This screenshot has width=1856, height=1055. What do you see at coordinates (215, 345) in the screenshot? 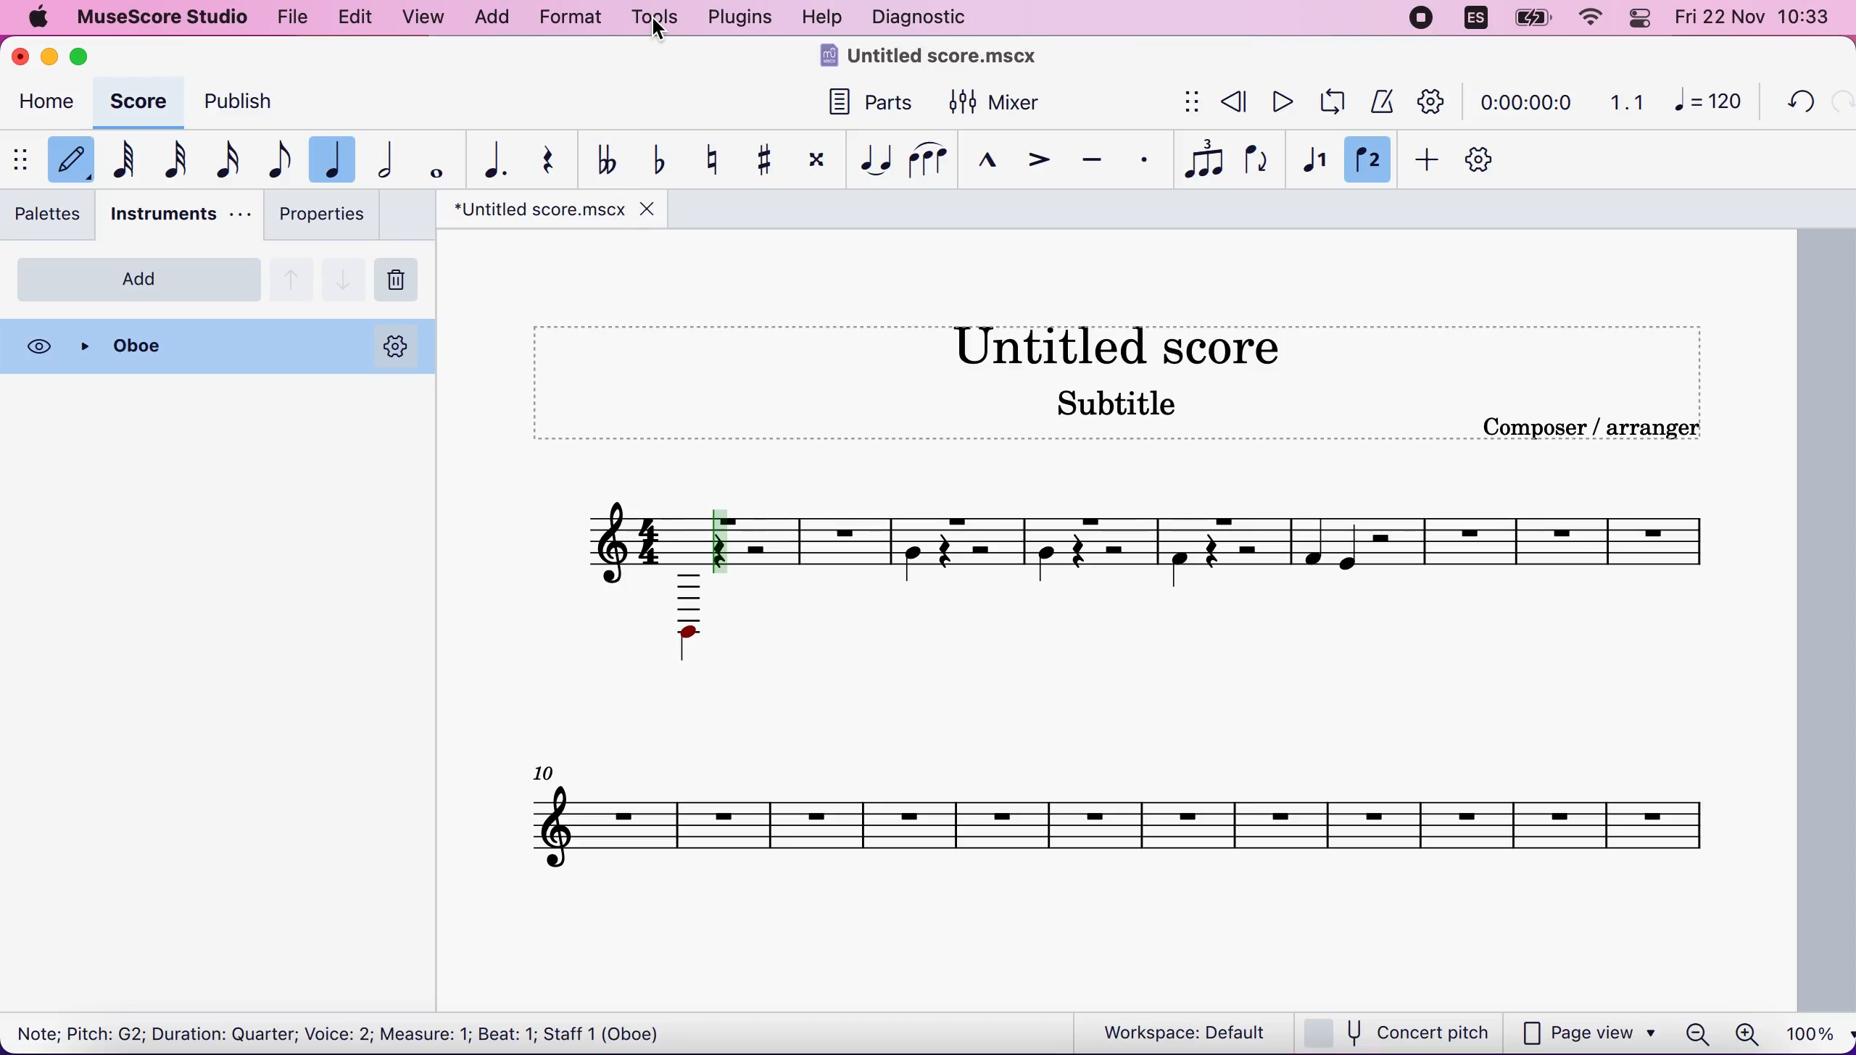
I see `oboe` at bounding box center [215, 345].